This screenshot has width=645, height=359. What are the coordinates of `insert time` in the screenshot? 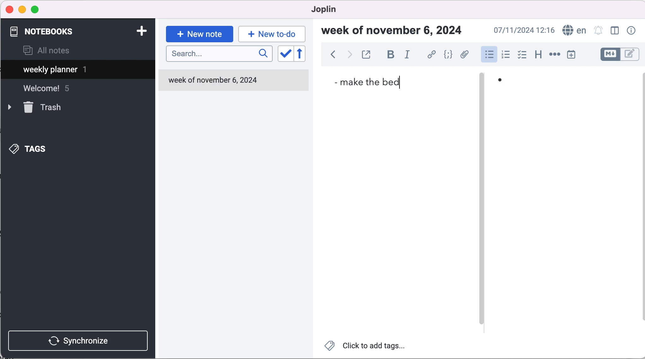 It's located at (572, 55).